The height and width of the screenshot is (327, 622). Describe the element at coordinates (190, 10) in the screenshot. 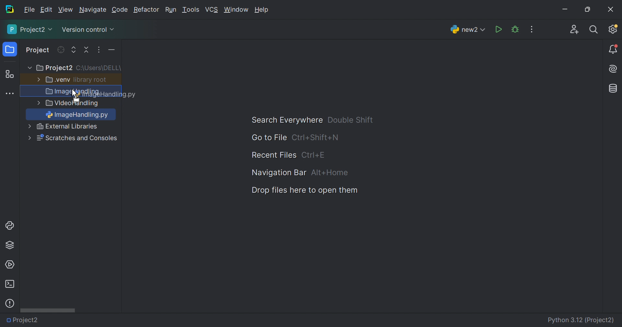

I see `Tools` at that location.